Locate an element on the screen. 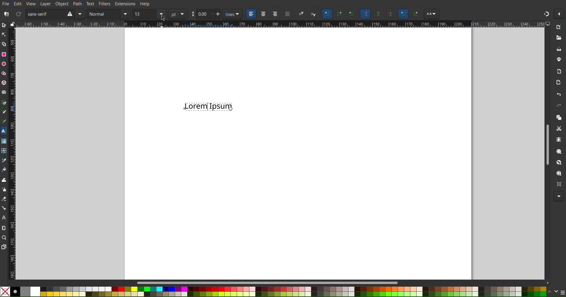 The image size is (566, 297). Zoom Center Page is located at coordinates (558, 183).